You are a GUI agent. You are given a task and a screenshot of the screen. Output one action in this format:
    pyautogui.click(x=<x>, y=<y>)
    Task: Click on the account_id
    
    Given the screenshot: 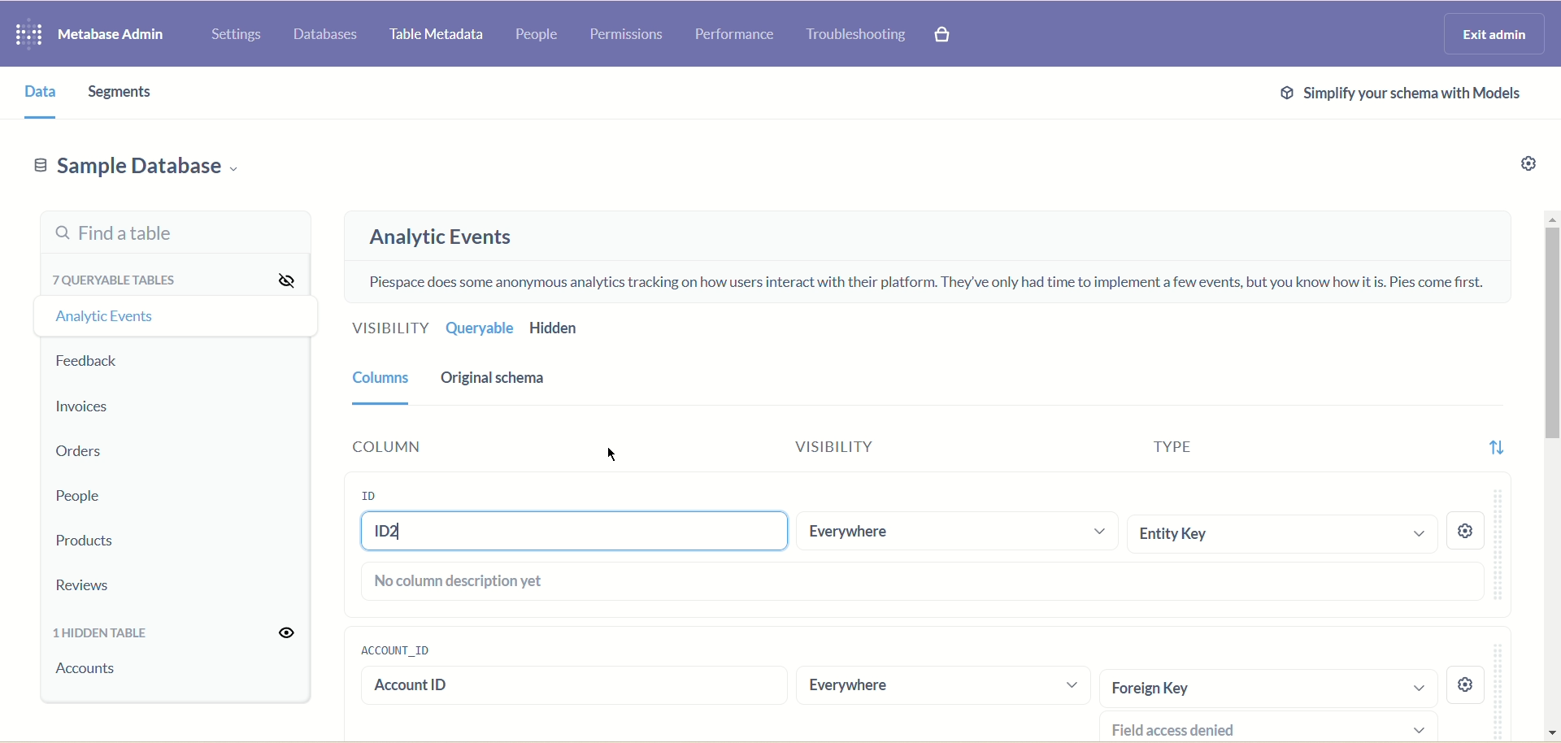 What is the action you would take?
    pyautogui.click(x=392, y=648)
    